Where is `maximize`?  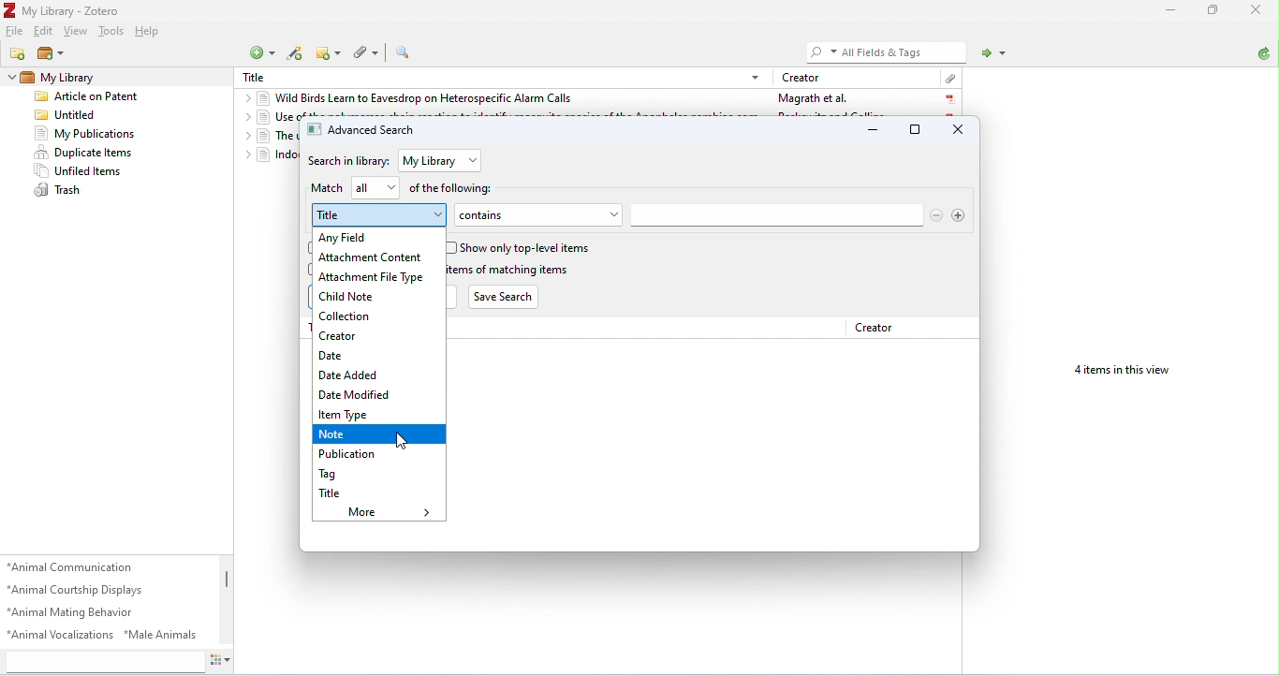
maximize is located at coordinates (917, 129).